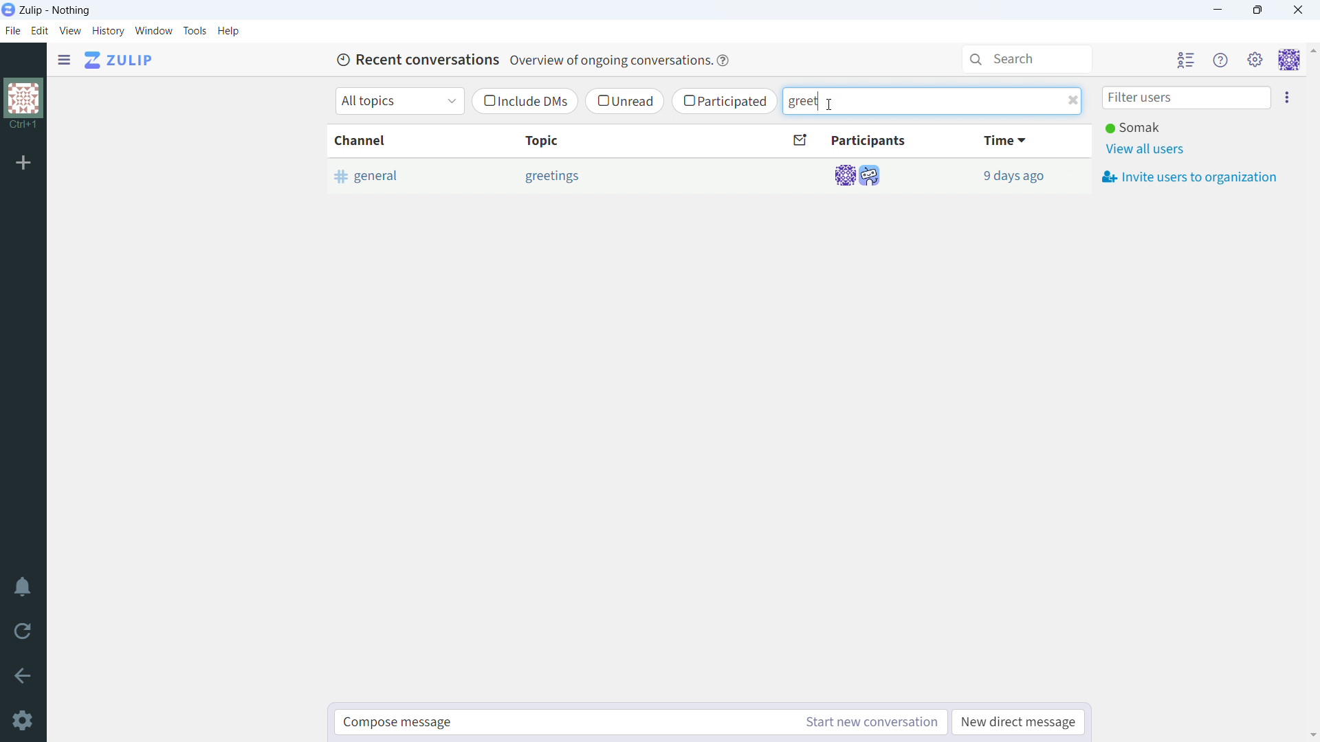 Image resolution: width=1320 pixels, height=742 pixels. Describe the element at coordinates (56, 10) in the screenshot. I see `title` at that location.